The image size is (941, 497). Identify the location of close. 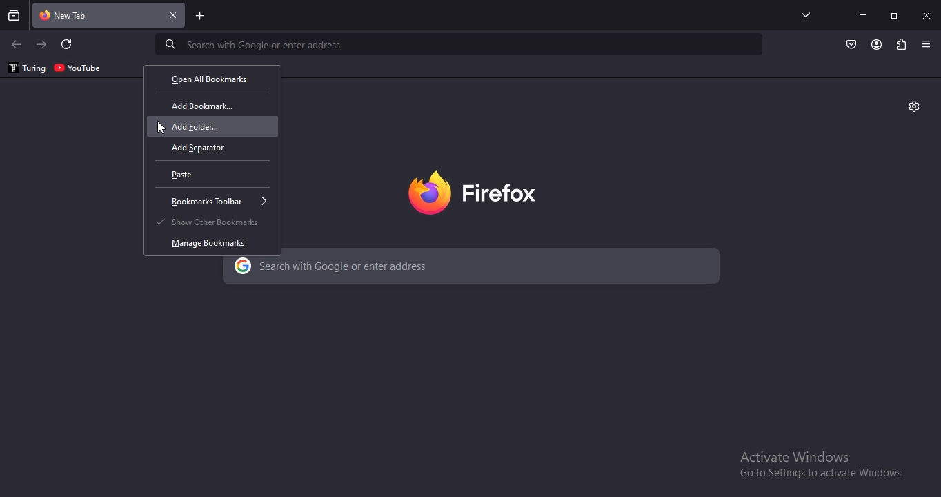
(928, 14).